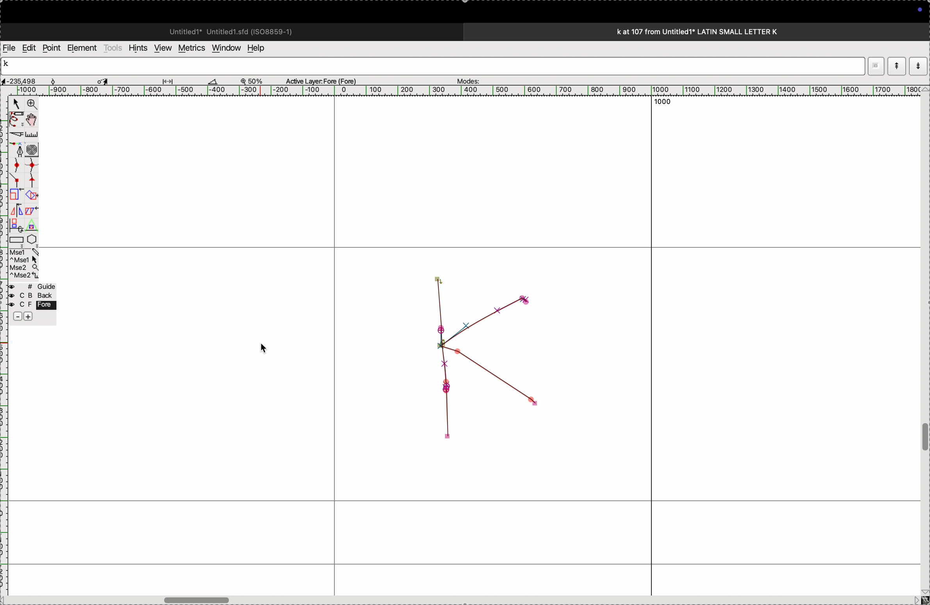 Image resolution: width=930 pixels, height=605 pixels. What do you see at coordinates (896, 66) in the screenshot?
I see `modeup` at bounding box center [896, 66].